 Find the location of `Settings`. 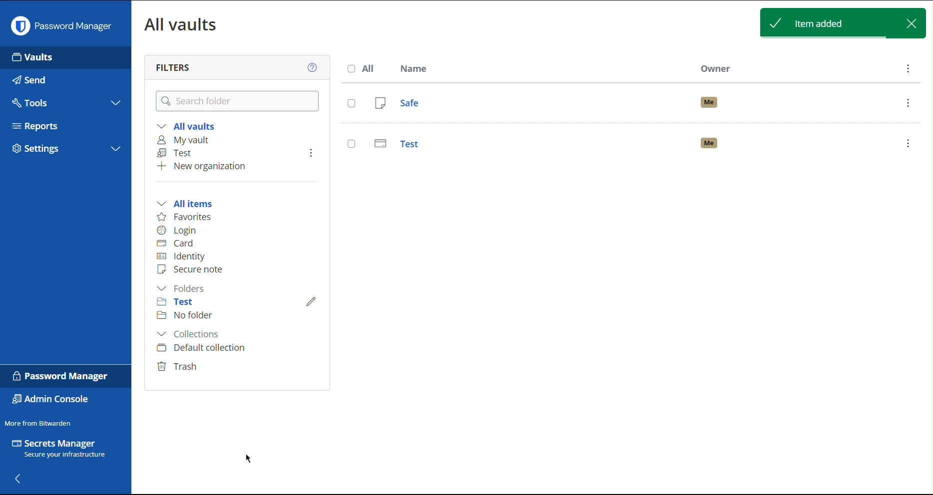

Settings is located at coordinates (37, 150).